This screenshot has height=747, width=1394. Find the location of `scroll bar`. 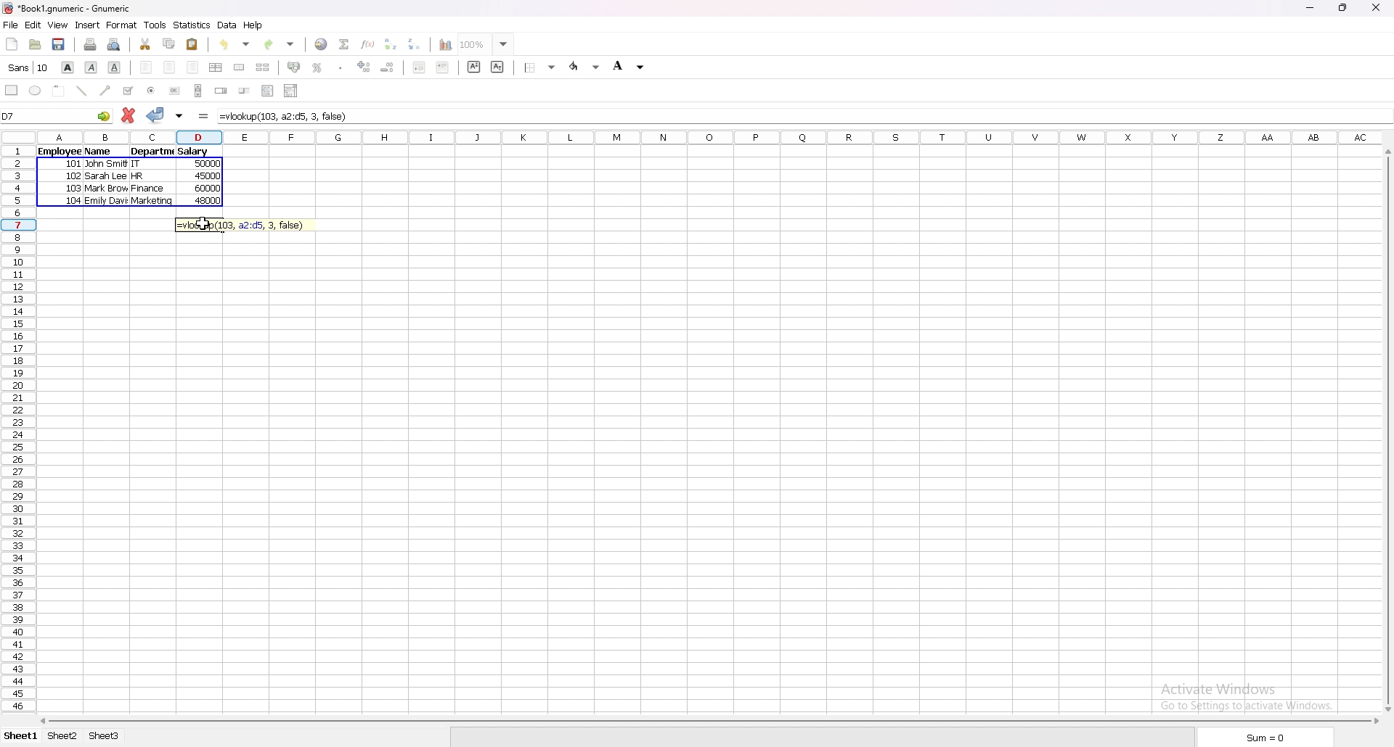

scroll bar is located at coordinates (198, 91).